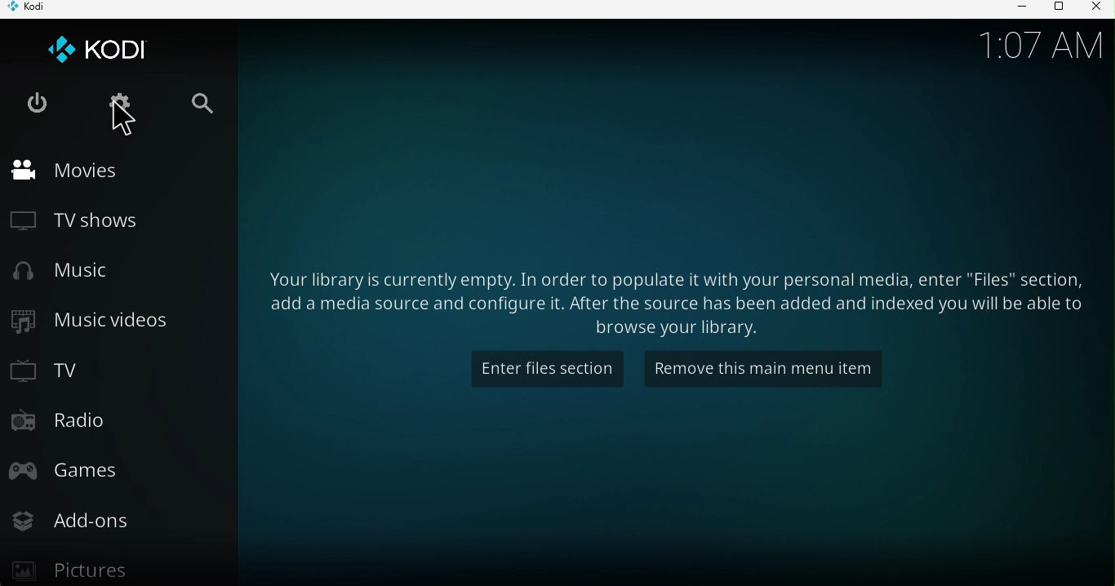 The width and height of the screenshot is (1115, 586). What do you see at coordinates (116, 46) in the screenshot?
I see `Kodi icon` at bounding box center [116, 46].